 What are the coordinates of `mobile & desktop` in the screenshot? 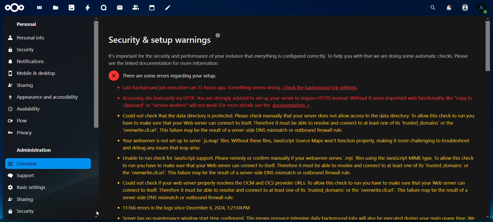 It's located at (34, 74).